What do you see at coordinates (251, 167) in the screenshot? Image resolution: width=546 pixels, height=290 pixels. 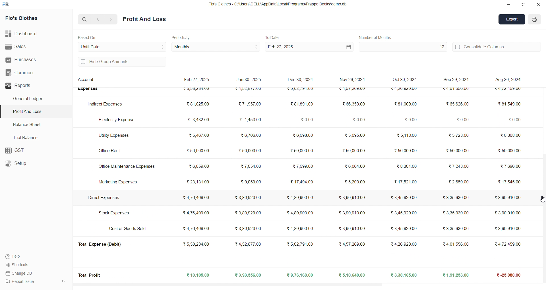 I see `₹ 7,654.00` at bounding box center [251, 167].